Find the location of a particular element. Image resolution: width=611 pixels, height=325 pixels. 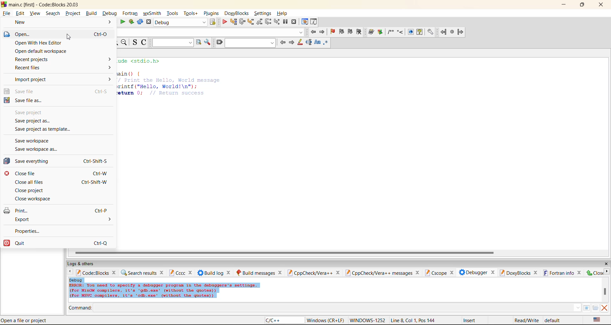

view is located at coordinates (36, 13).